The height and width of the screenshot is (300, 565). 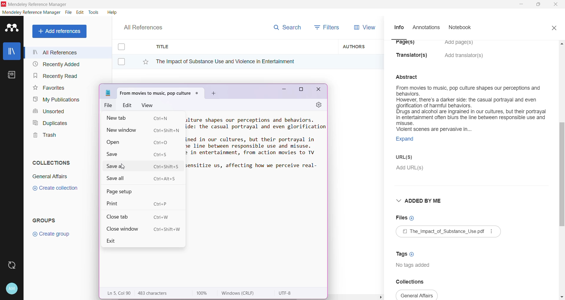 What do you see at coordinates (158, 293) in the screenshot?
I see `Number of Characters in the pasted text` at bounding box center [158, 293].